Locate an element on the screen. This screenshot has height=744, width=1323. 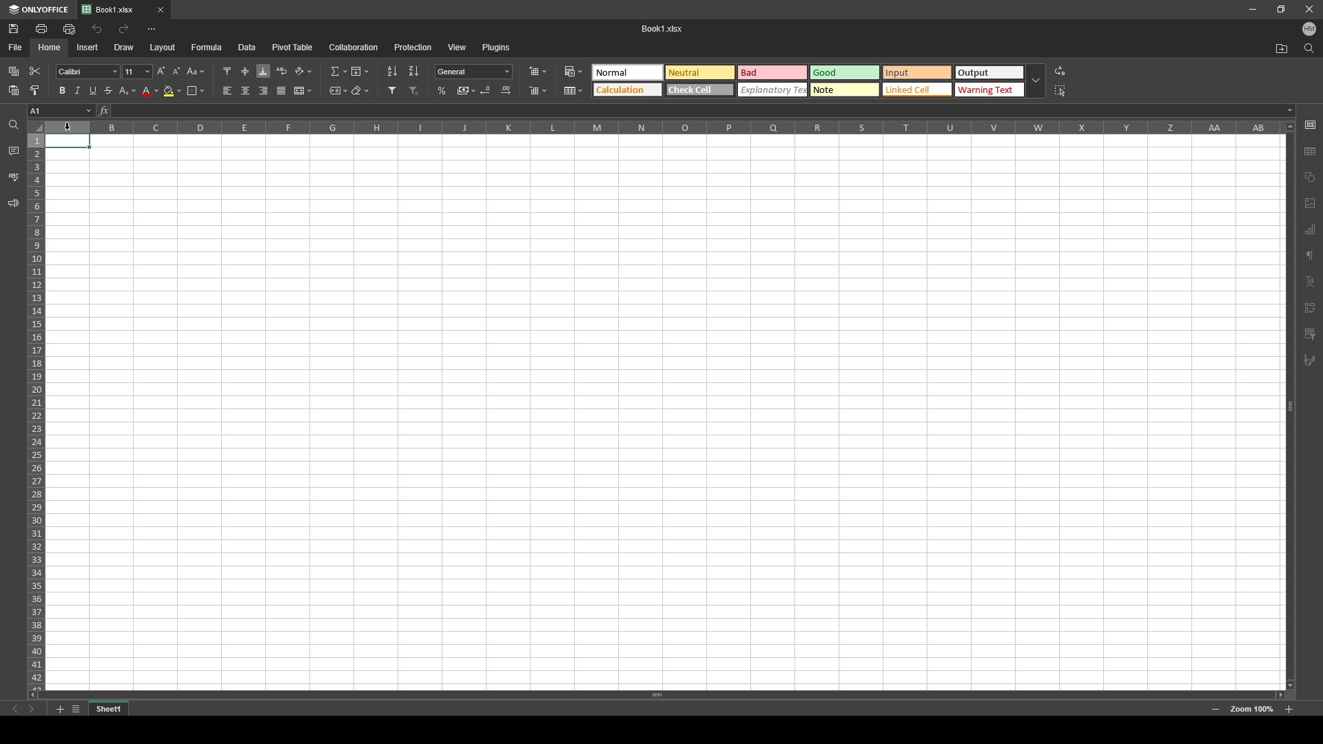
insert cells is located at coordinates (537, 72).